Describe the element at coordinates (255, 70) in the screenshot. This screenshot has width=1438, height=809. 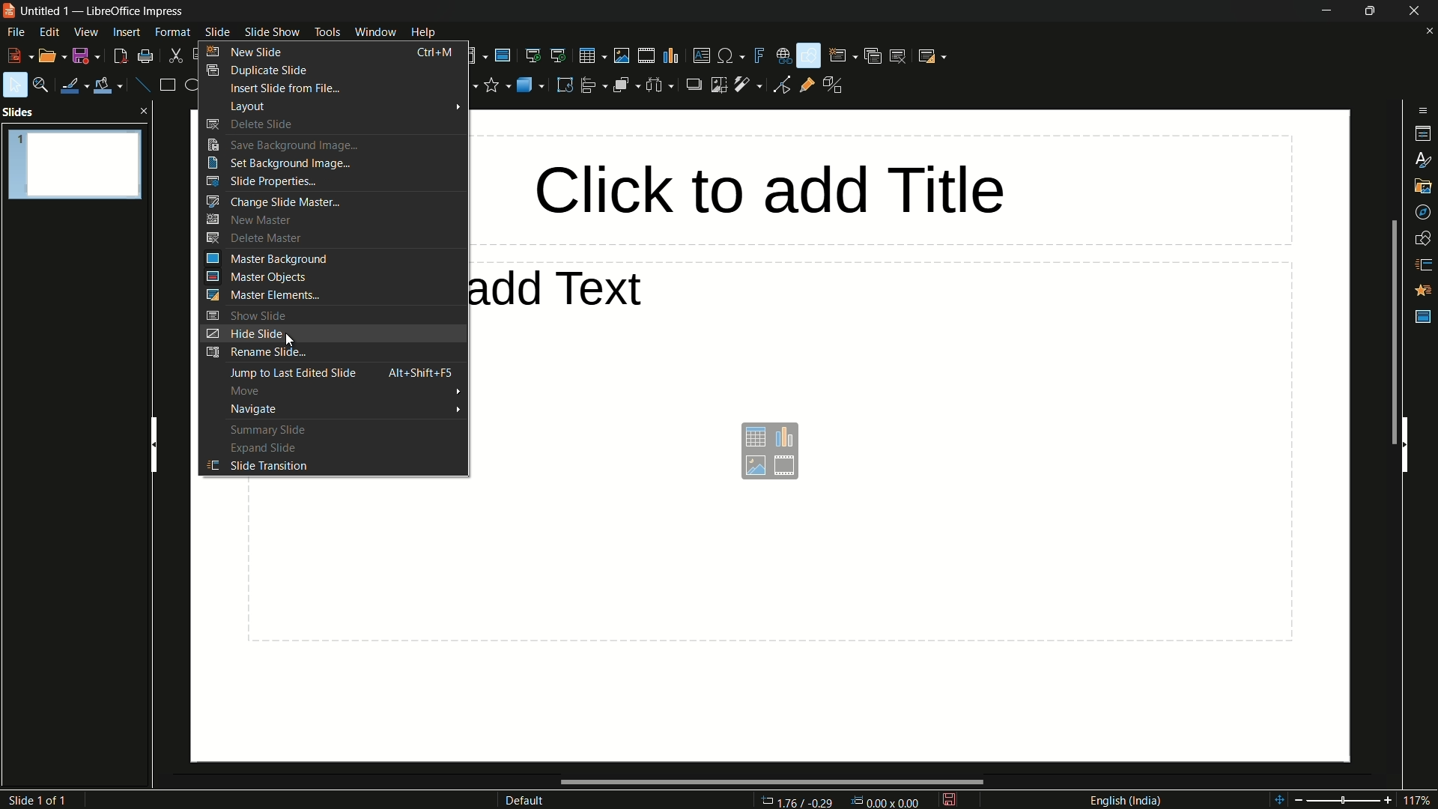
I see `duplicate slide` at that location.